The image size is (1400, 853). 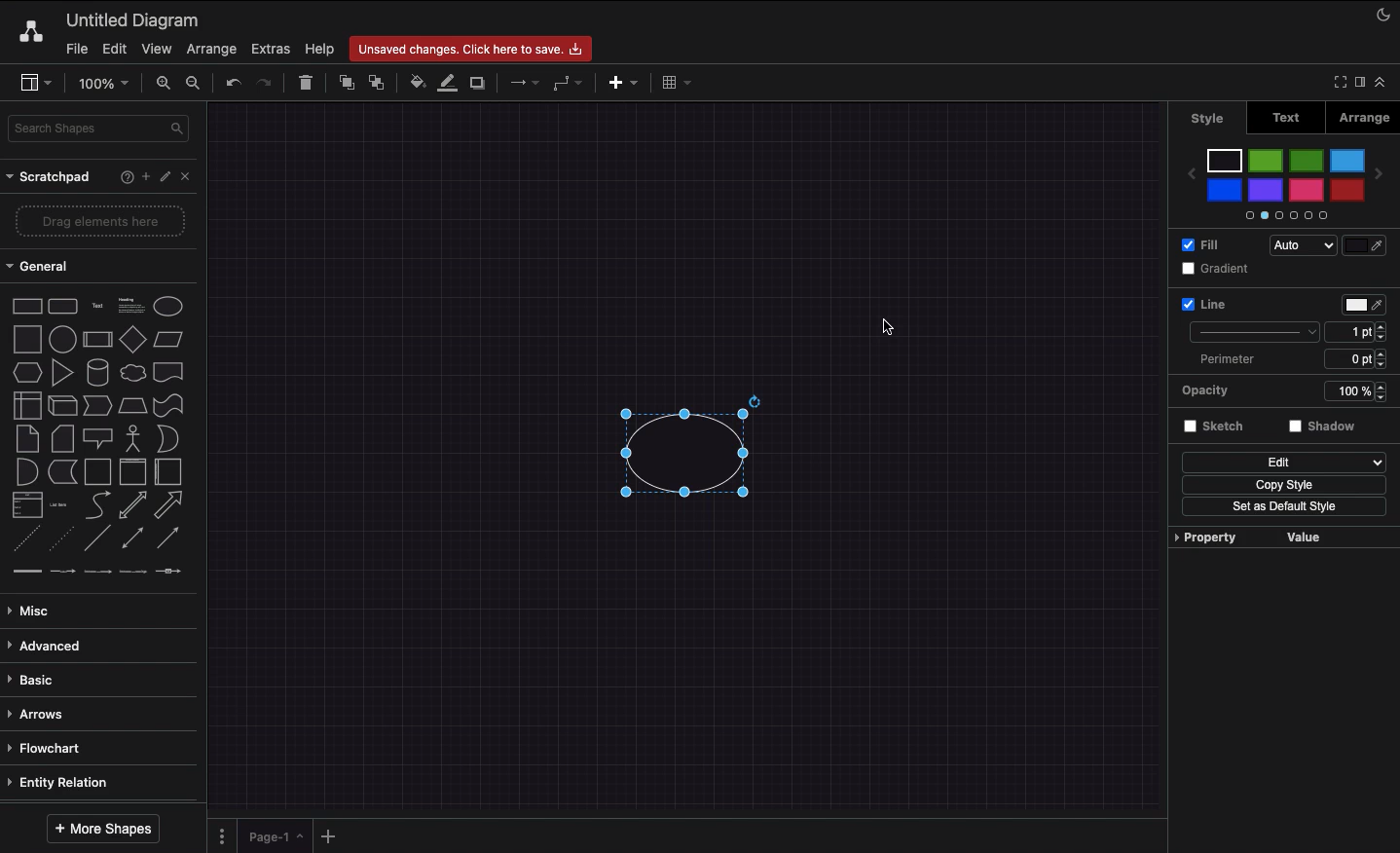 What do you see at coordinates (171, 538) in the screenshot?
I see `Directional connector` at bounding box center [171, 538].